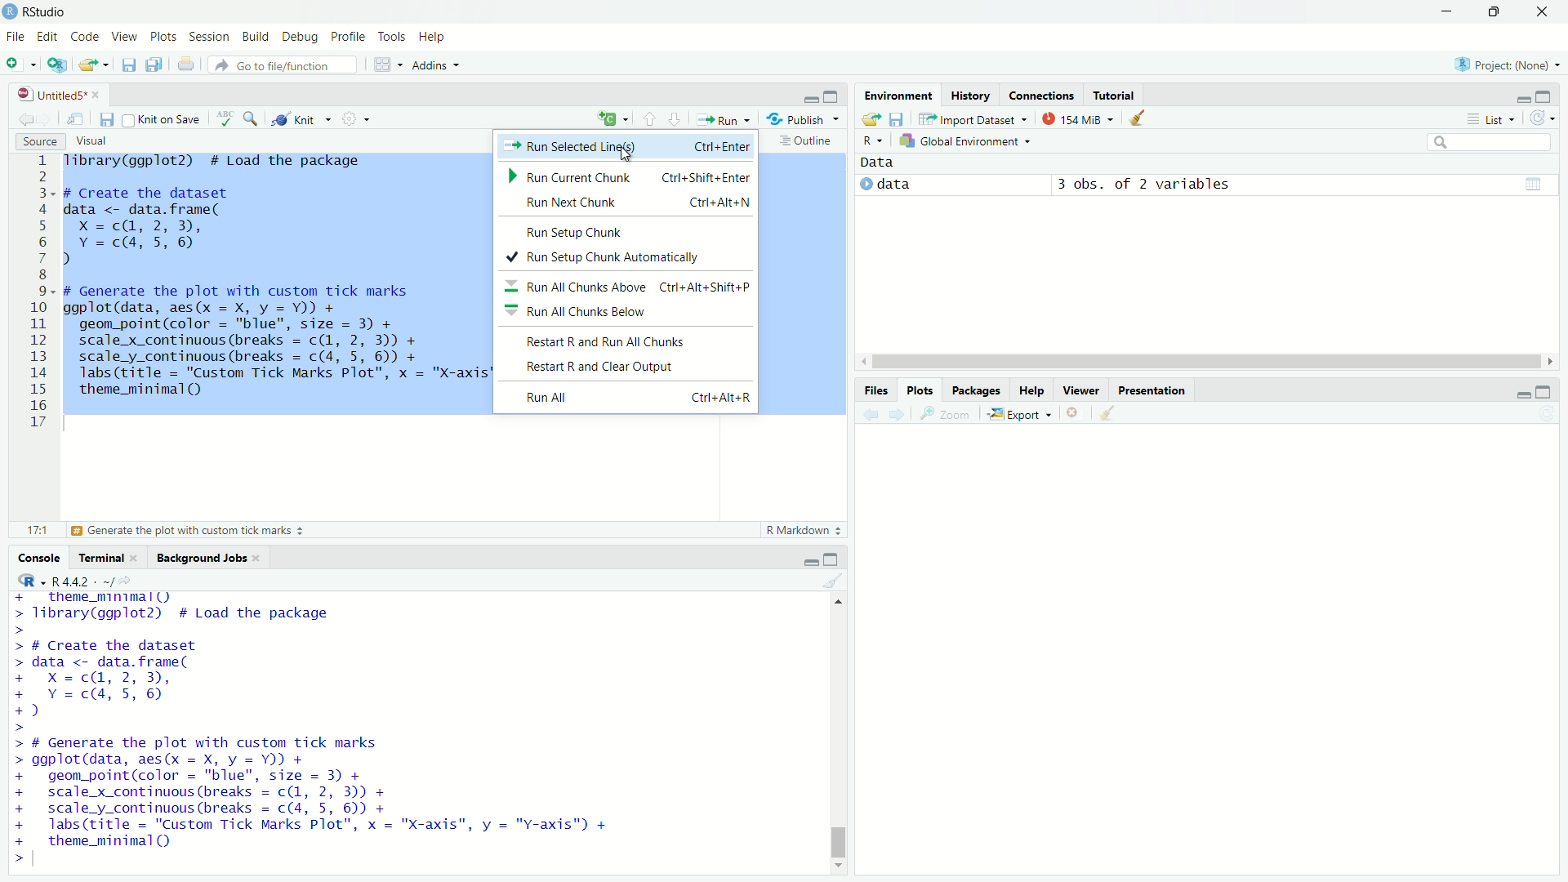 This screenshot has height=882, width=1568. What do you see at coordinates (577, 232) in the screenshot?
I see `Run Setup Chunk` at bounding box center [577, 232].